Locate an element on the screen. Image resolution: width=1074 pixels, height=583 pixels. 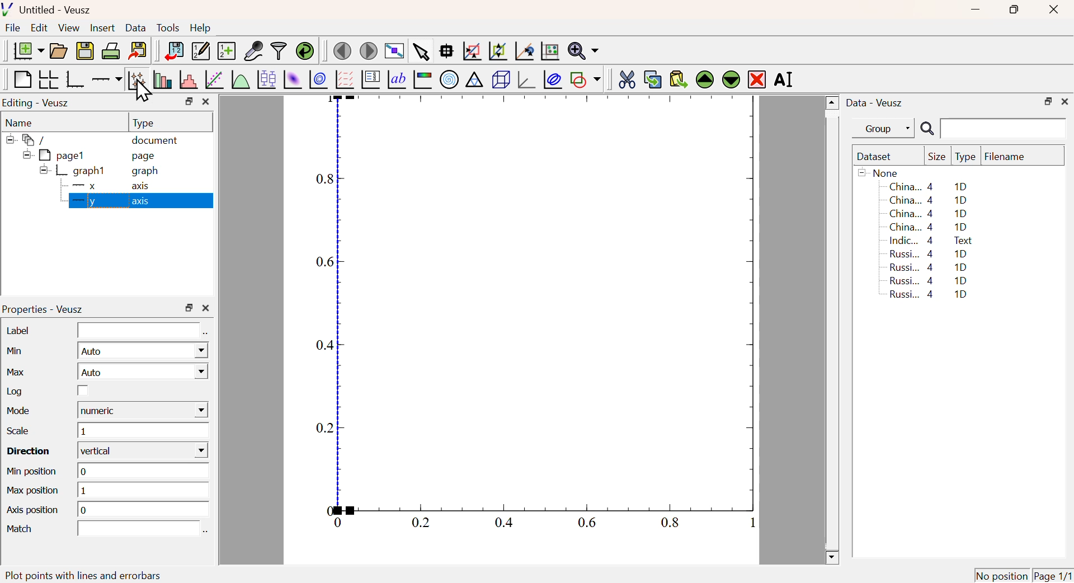
Select using dataset Browser is located at coordinates (206, 532).